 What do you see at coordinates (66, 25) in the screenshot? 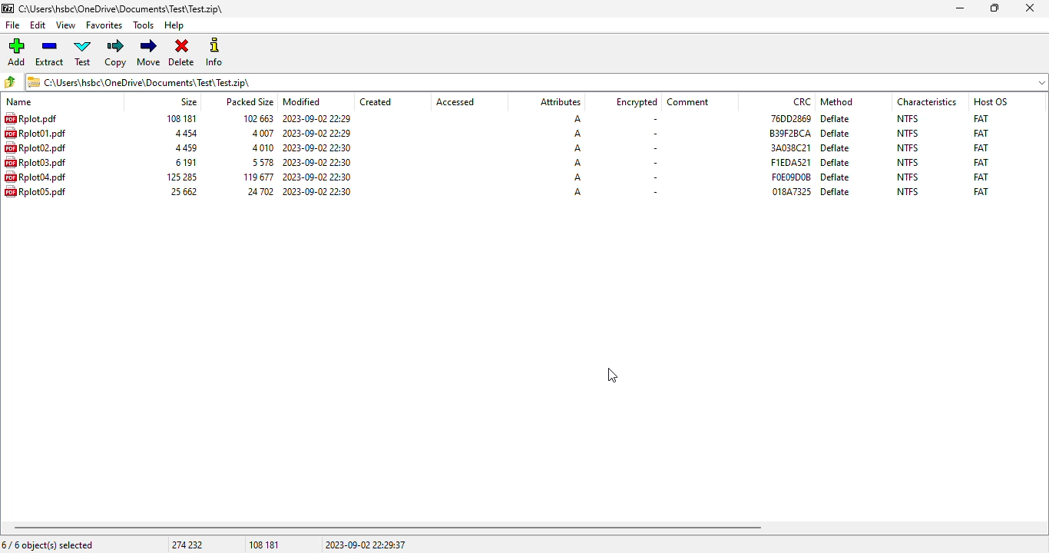
I see `view` at bounding box center [66, 25].